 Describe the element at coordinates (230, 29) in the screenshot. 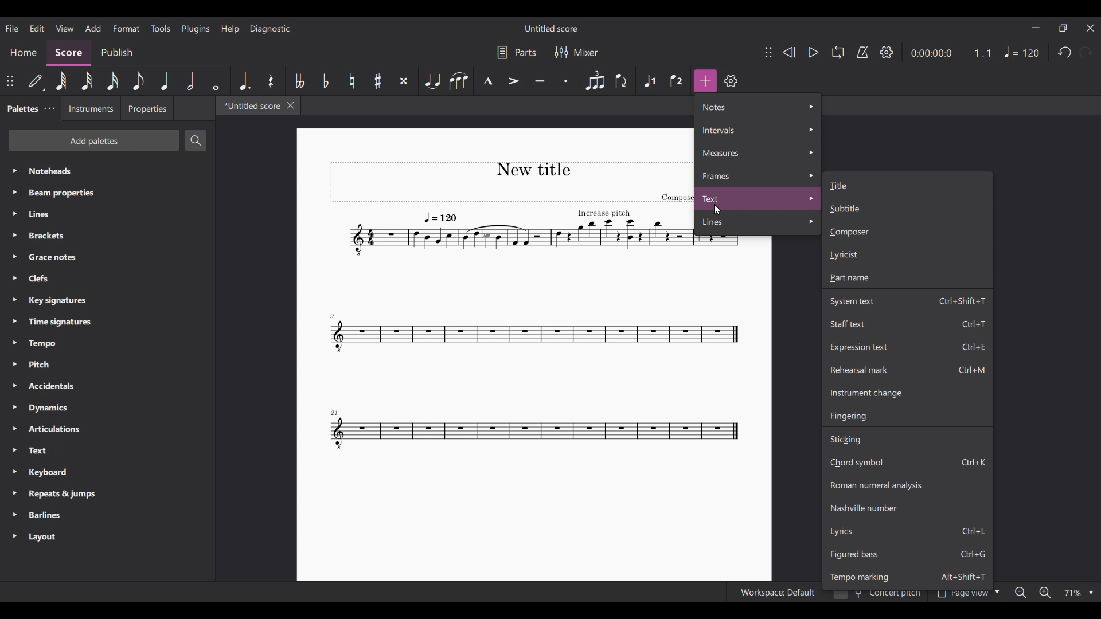

I see `Help menu` at that location.